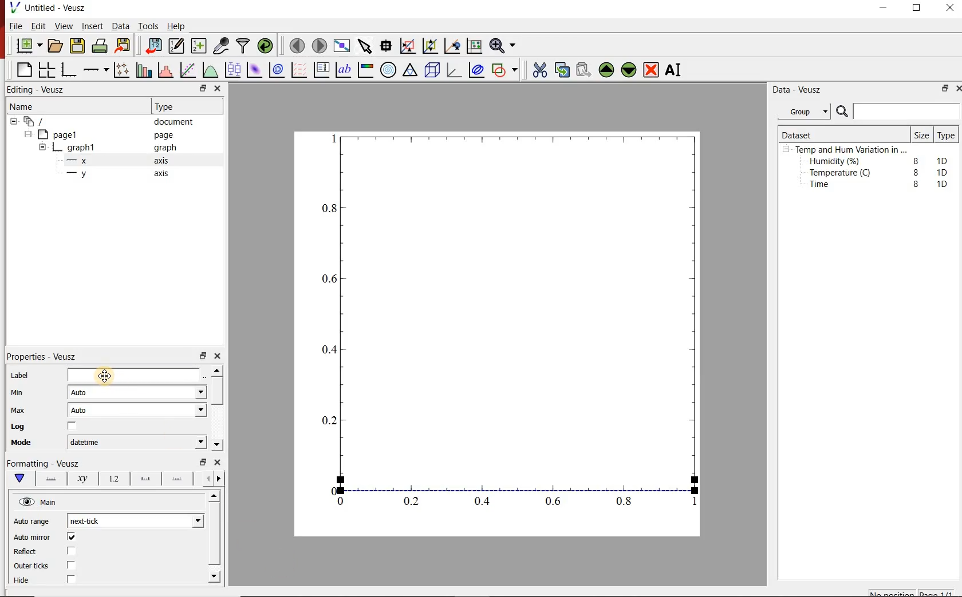 The height and width of the screenshot is (597, 962). Describe the element at coordinates (332, 137) in the screenshot. I see `1` at that location.